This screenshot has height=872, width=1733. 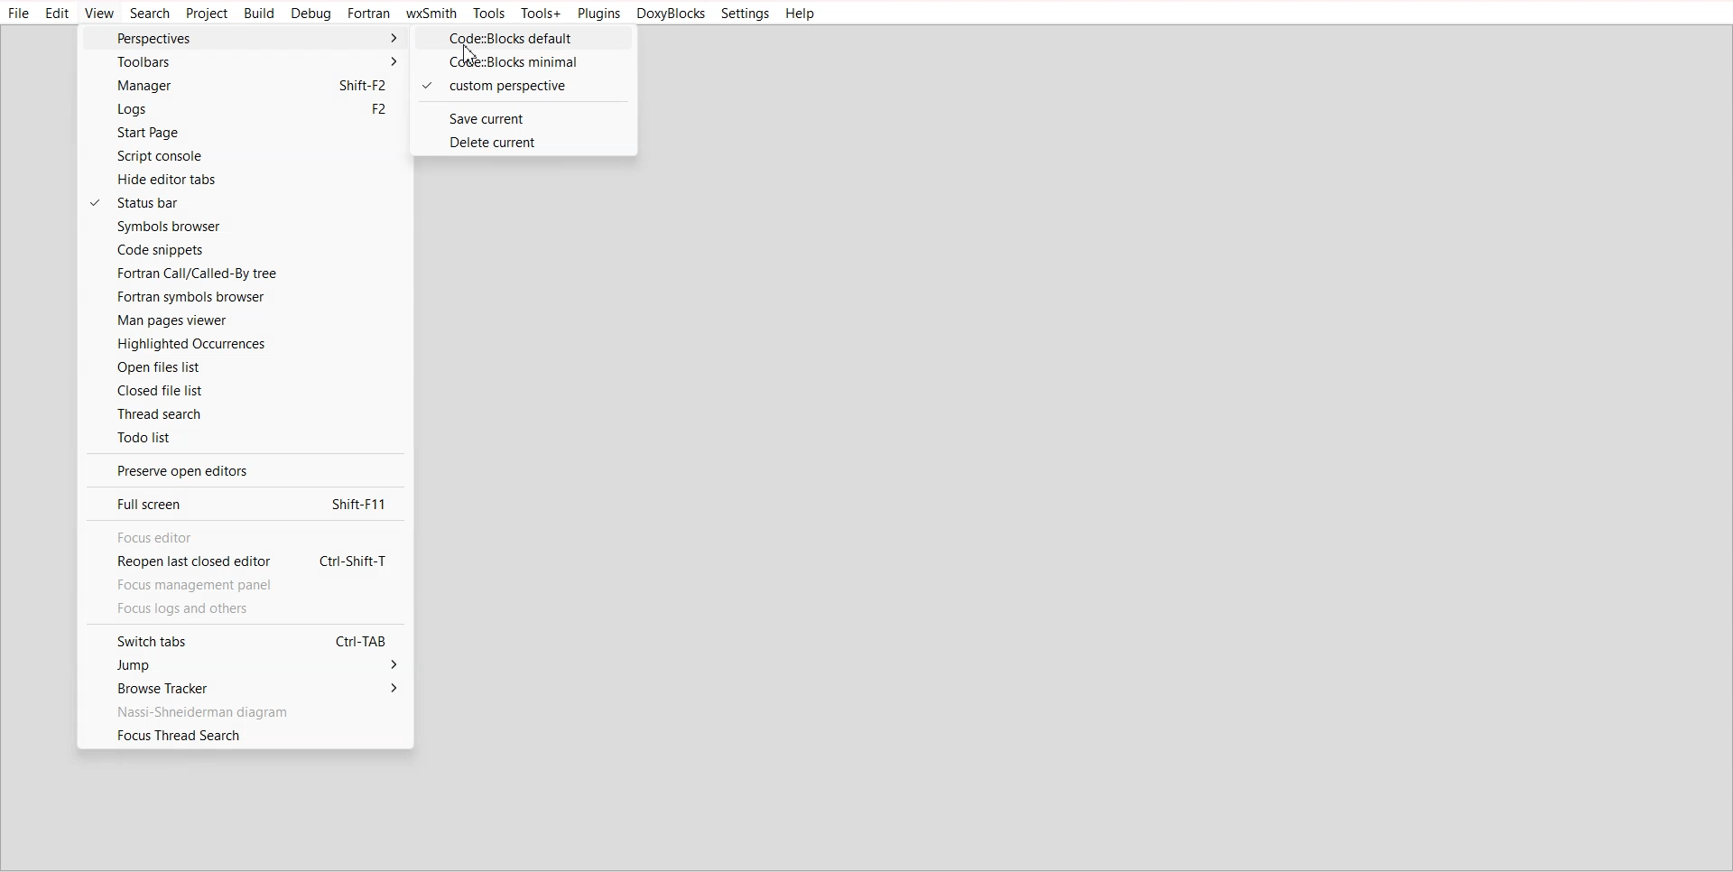 What do you see at coordinates (244, 343) in the screenshot?
I see `Highlighted Occurrences` at bounding box center [244, 343].